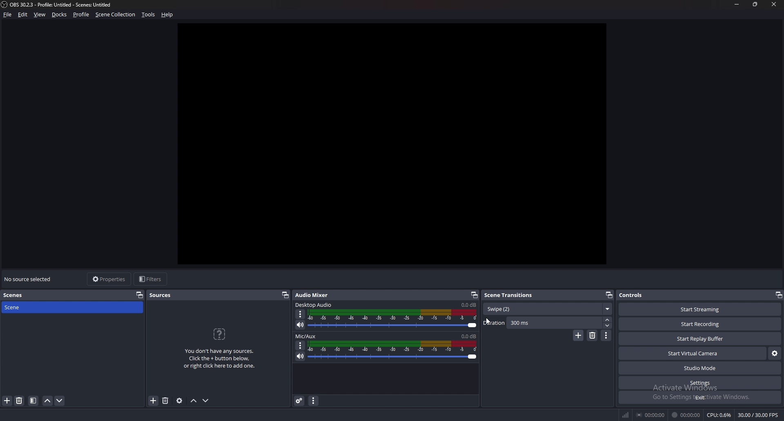 This screenshot has width=784, height=421. What do you see at coordinates (300, 357) in the screenshot?
I see `mute` at bounding box center [300, 357].